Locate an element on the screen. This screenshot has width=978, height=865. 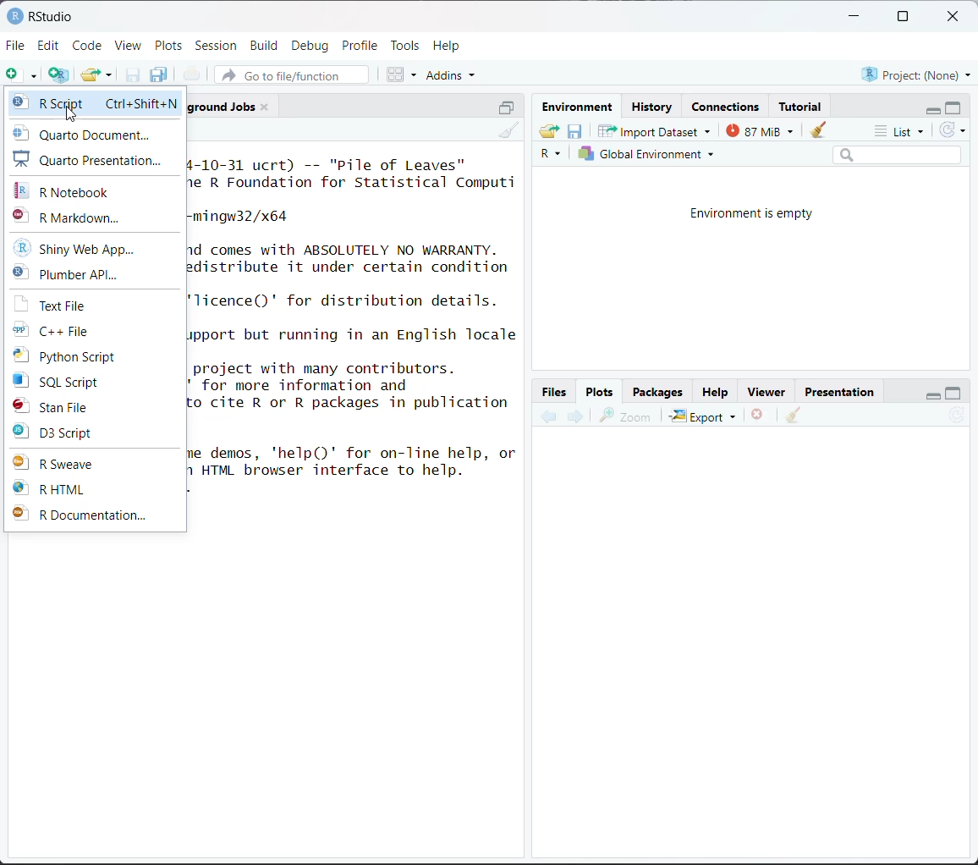
Presentation is located at coordinates (840, 393).